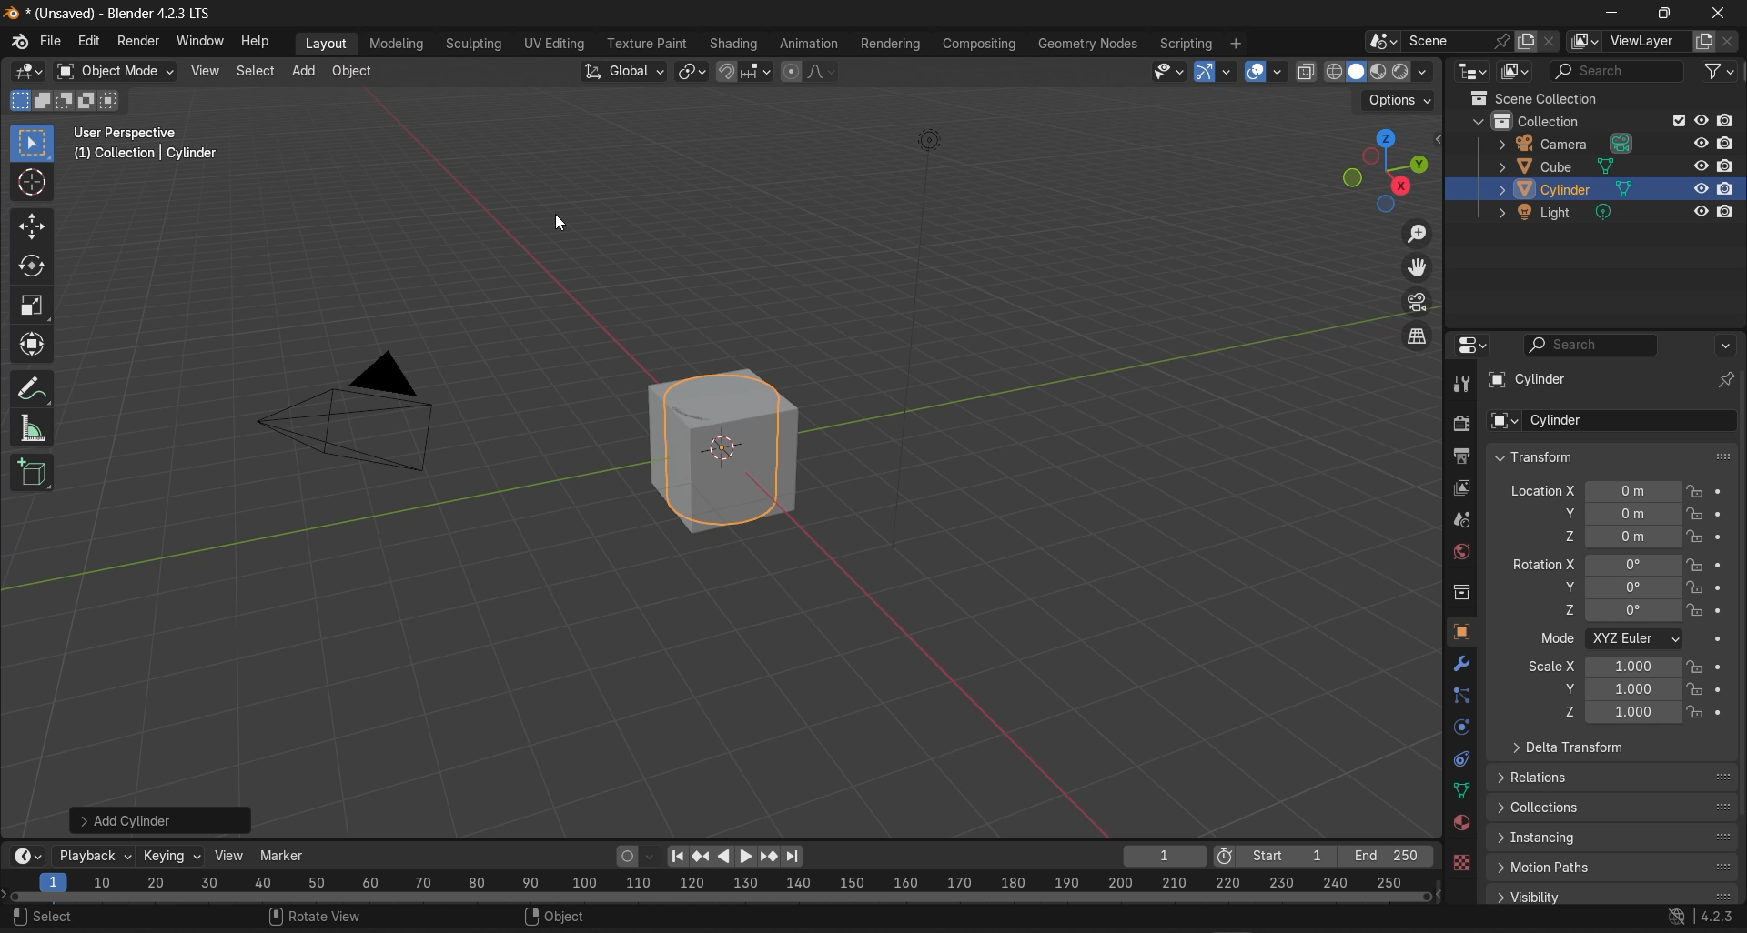 The height and width of the screenshot is (933, 1747). I want to click on add workspace, so click(1237, 41).